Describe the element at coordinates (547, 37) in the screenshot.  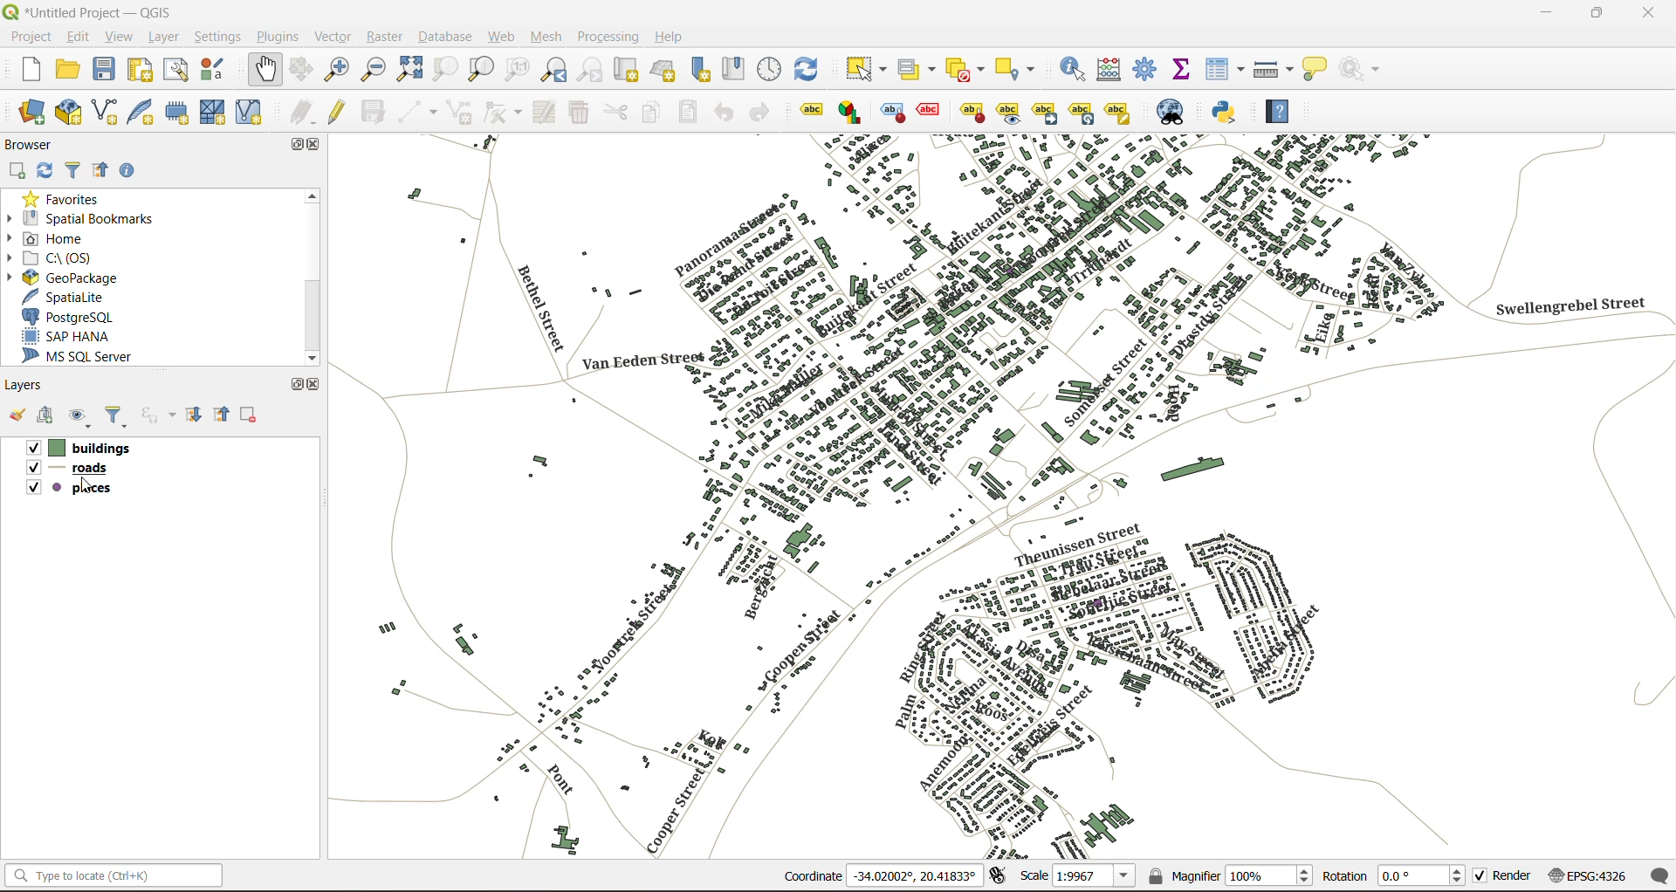
I see `mesh` at that location.